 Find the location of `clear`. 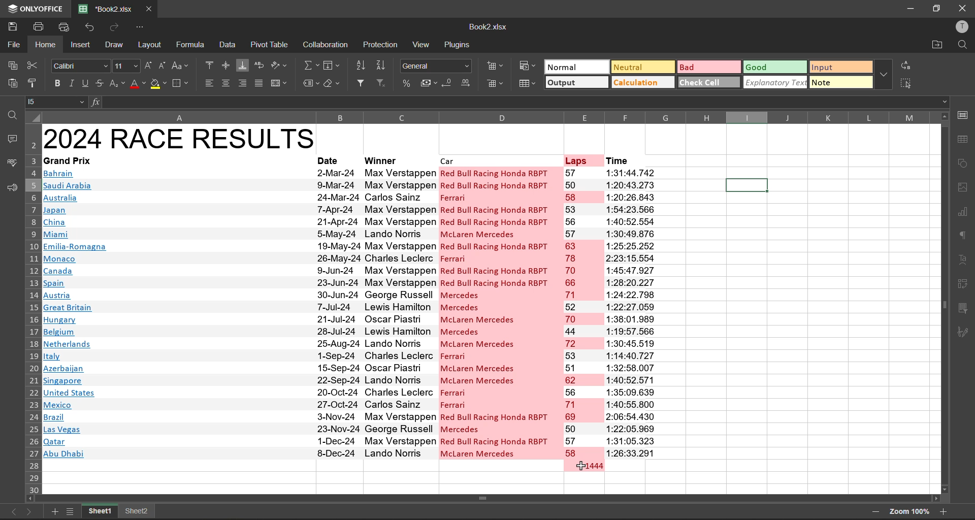

clear is located at coordinates (331, 83).